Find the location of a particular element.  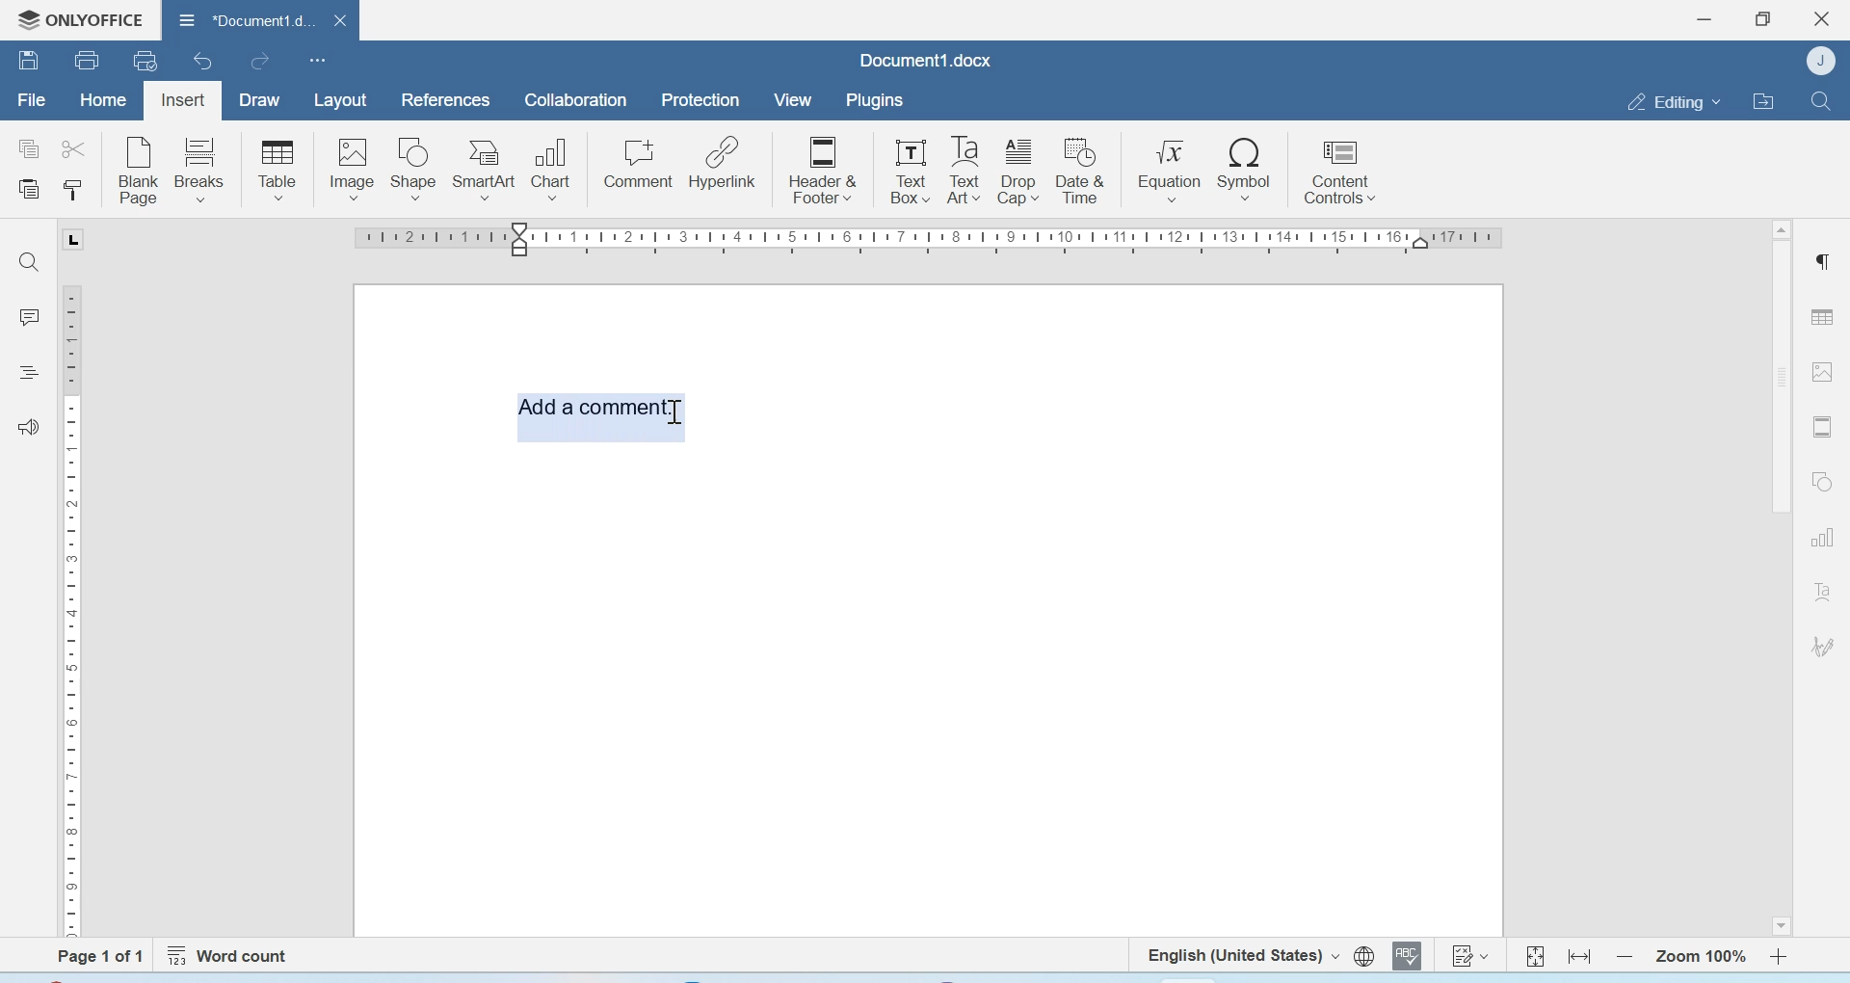

Undo is located at coordinates (205, 61).